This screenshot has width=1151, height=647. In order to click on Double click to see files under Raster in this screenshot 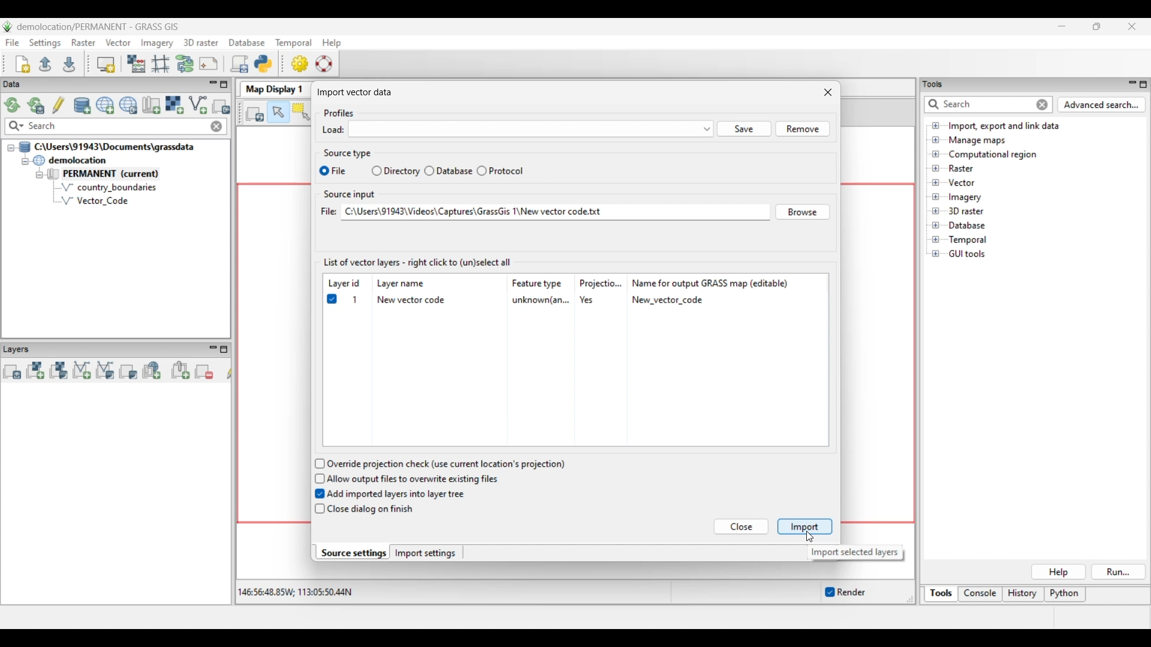, I will do `click(961, 168)`.